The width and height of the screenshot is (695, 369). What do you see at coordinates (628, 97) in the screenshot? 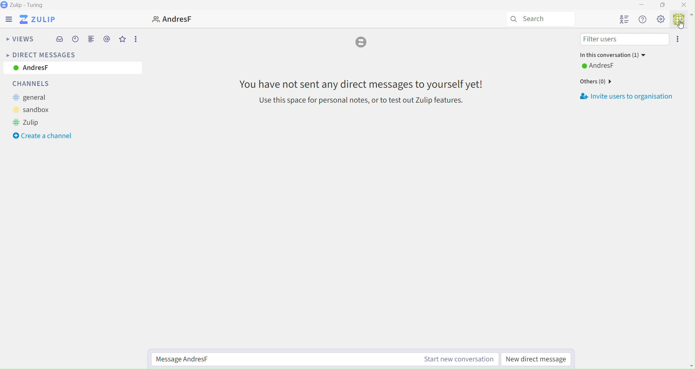
I see `Invite Users to Organization` at bounding box center [628, 97].